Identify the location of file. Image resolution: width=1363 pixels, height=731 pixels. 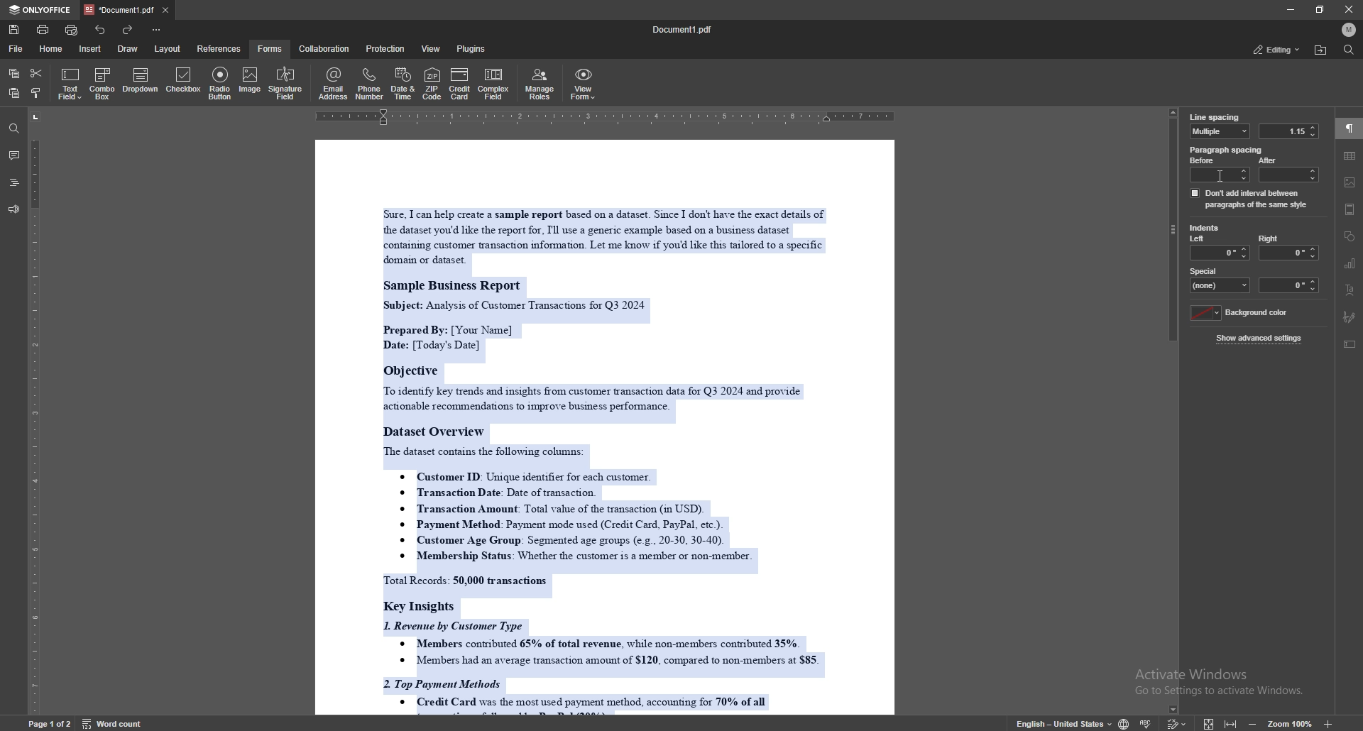
(16, 49).